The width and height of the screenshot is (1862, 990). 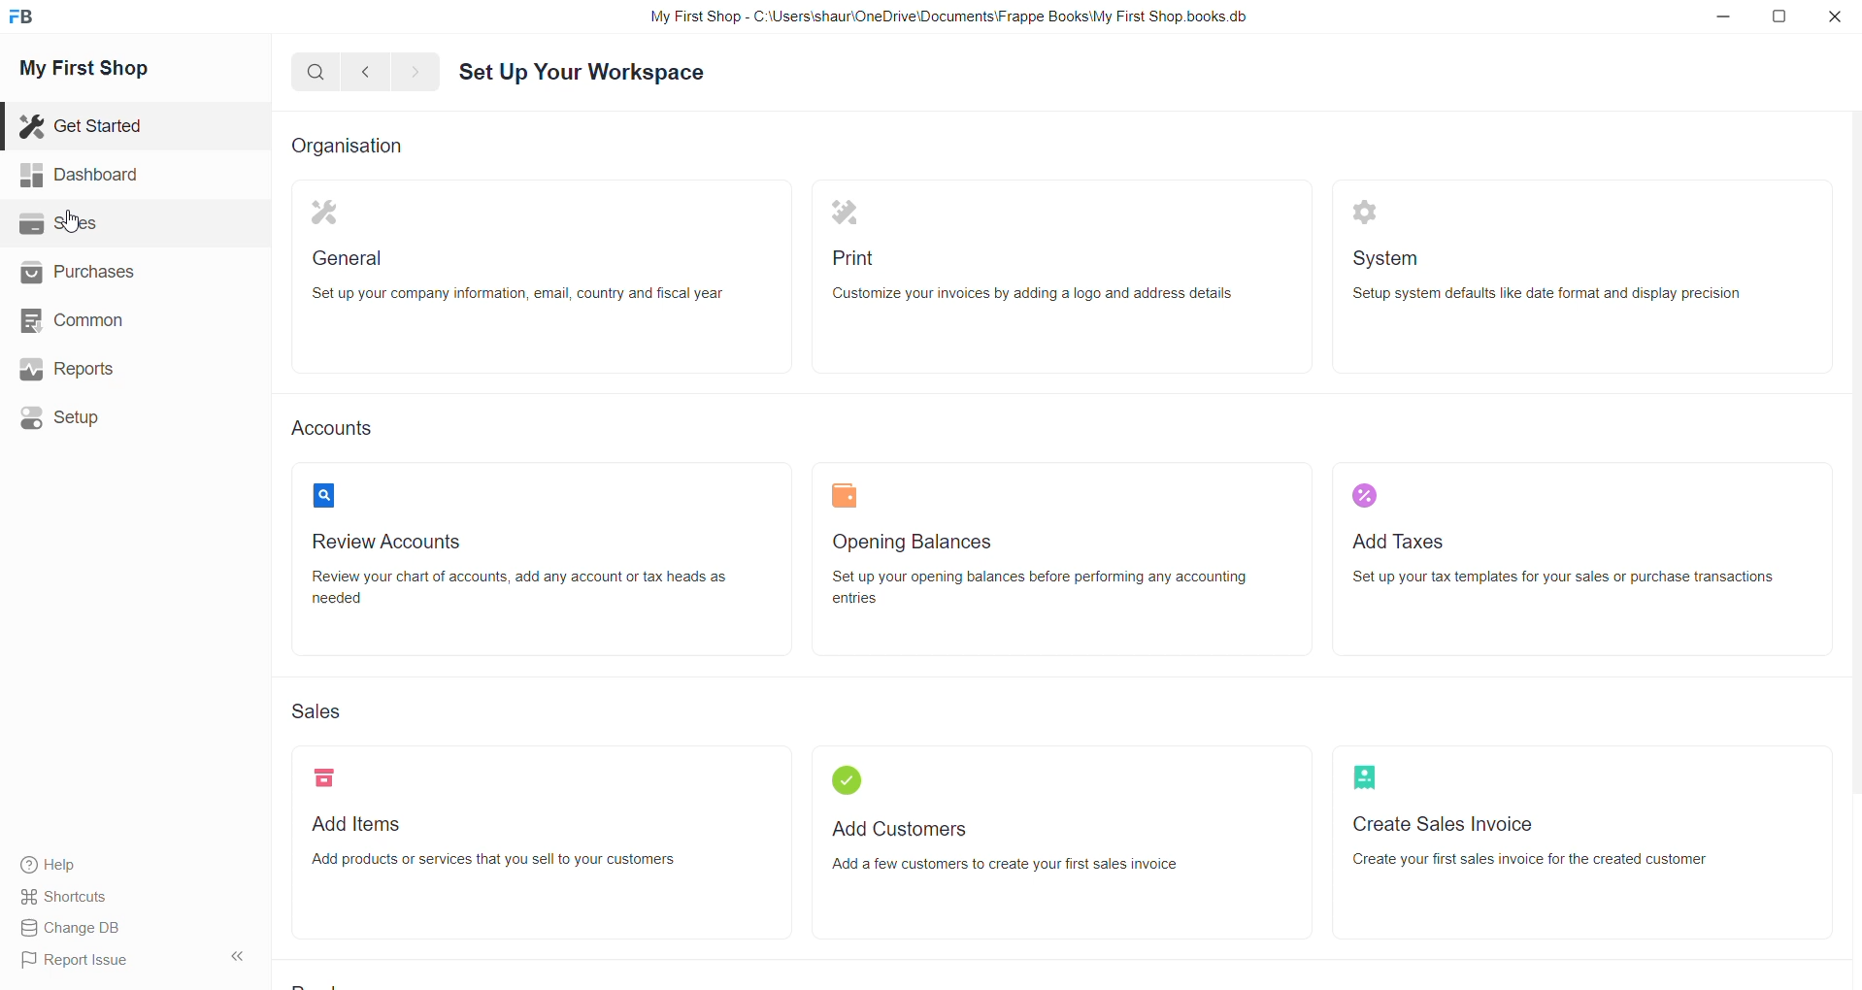 What do you see at coordinates (416, 74) in the screenshot?
I see `go forward ` at bounding box center [416, 74].